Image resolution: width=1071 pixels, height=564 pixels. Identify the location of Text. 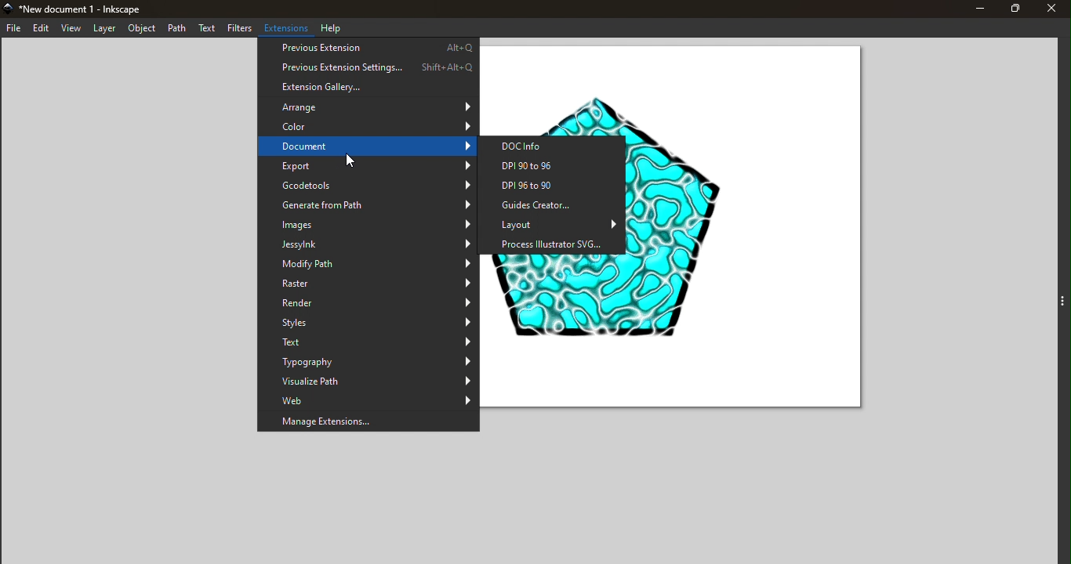
(208, 29).